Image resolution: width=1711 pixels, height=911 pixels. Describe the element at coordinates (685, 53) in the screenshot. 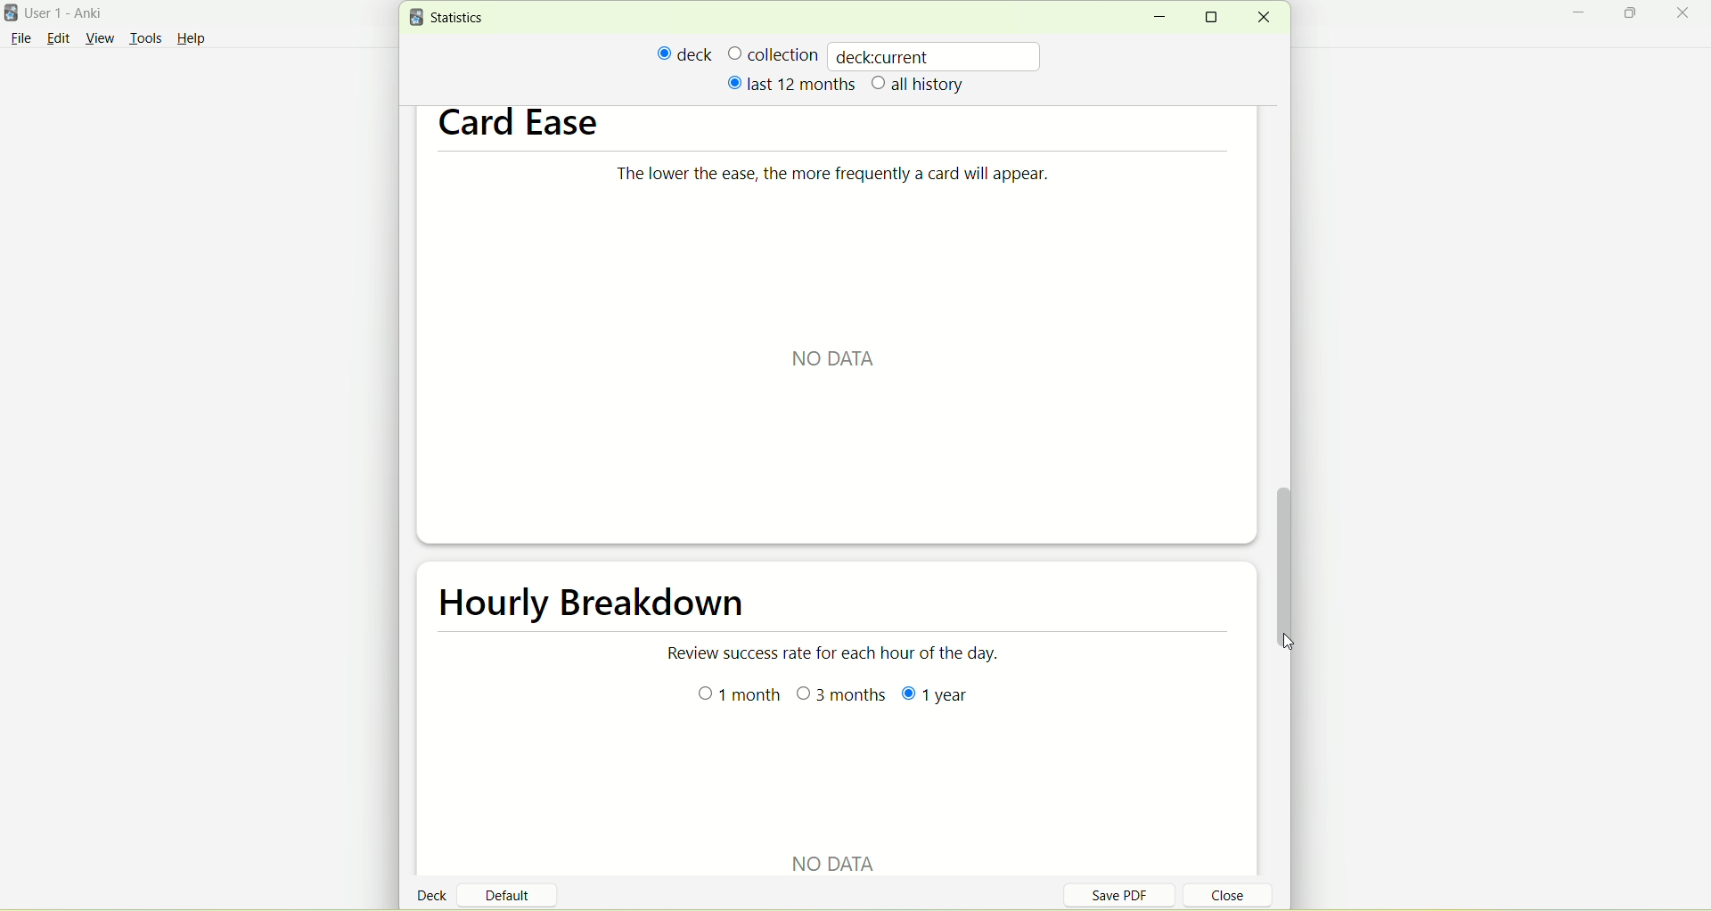

I see `deck` at that location.